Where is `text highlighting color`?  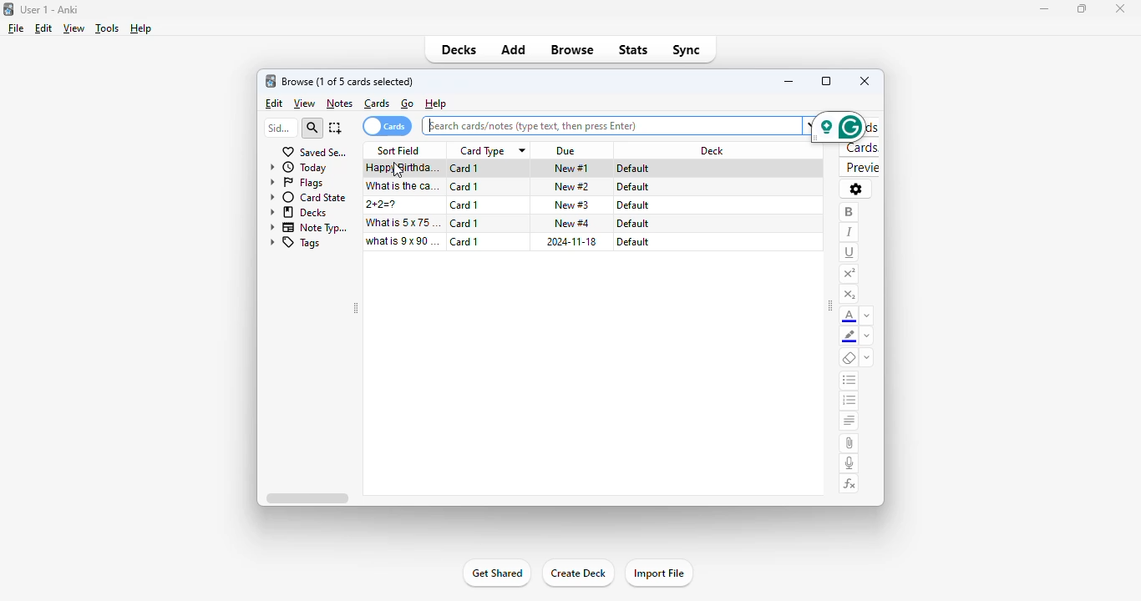 text highlighting color is located at coordinates (849, 337).